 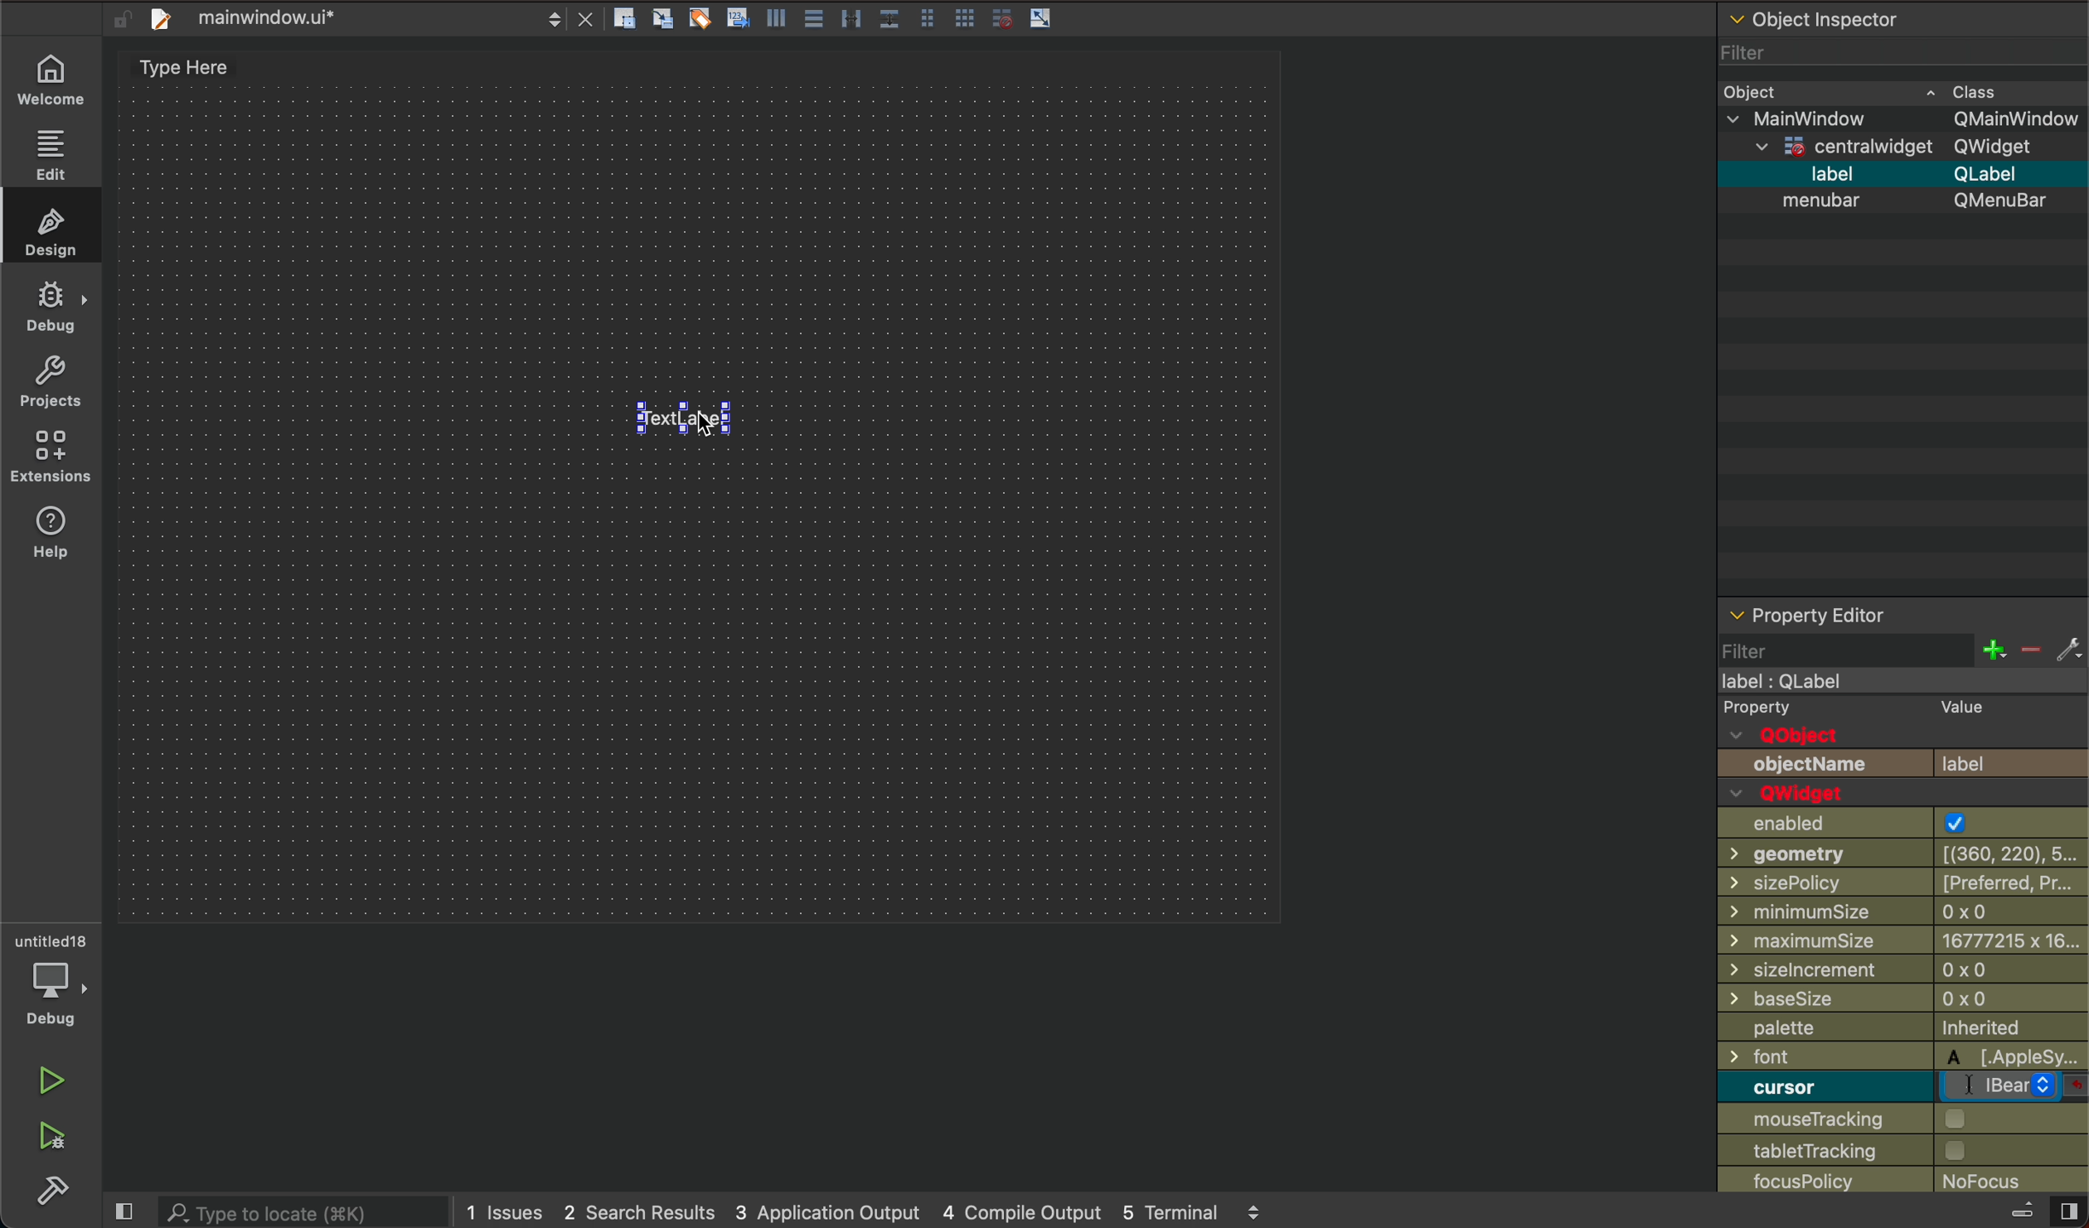 What do you see at coordinates (1810, 1151) in the screenshot?
I see `tabletTracking` at bounding box center [1810, 1151].